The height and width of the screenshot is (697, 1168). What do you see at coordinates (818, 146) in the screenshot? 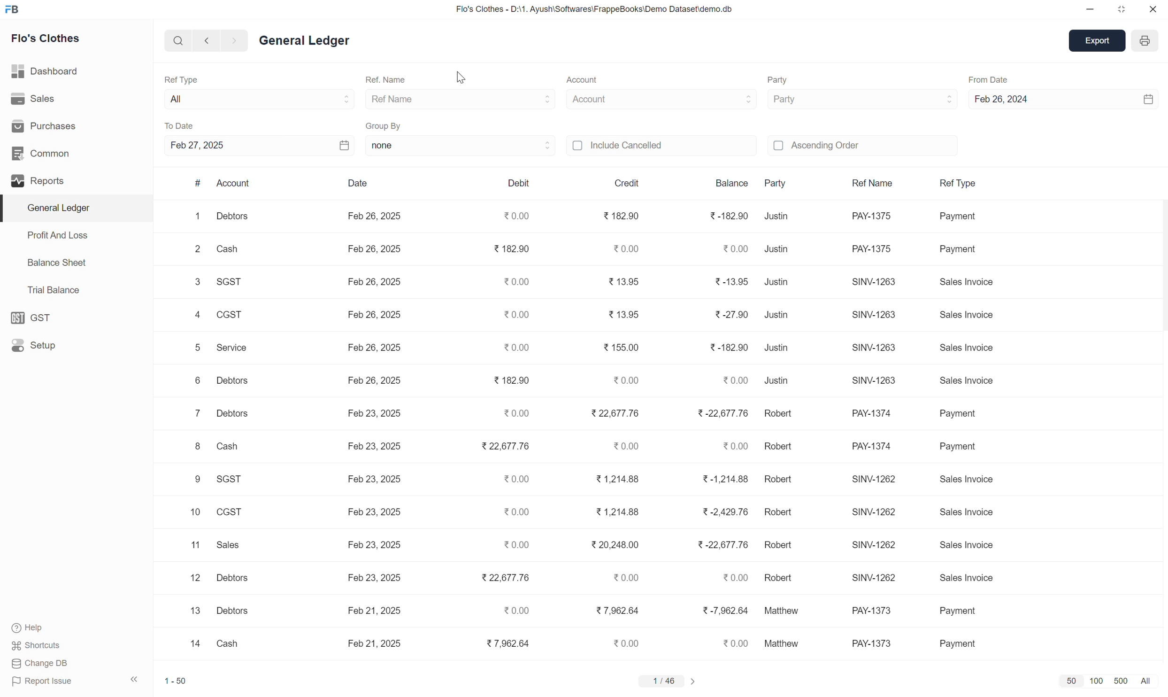
I see `ascending order` at bounding box center [818, 146].